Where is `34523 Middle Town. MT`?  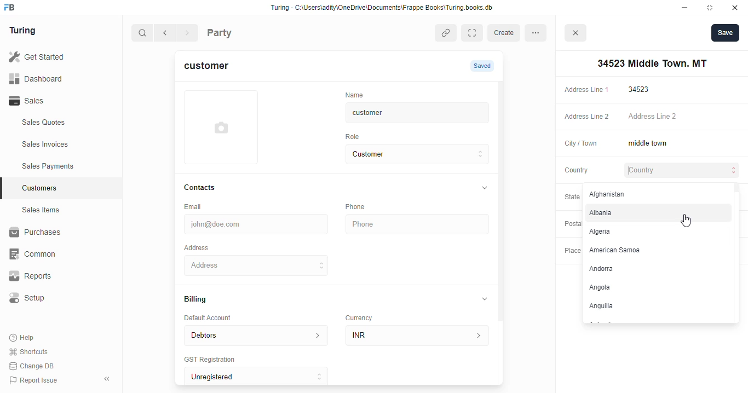 34523 Middle Town. MT is located at coordinates (650, 63).